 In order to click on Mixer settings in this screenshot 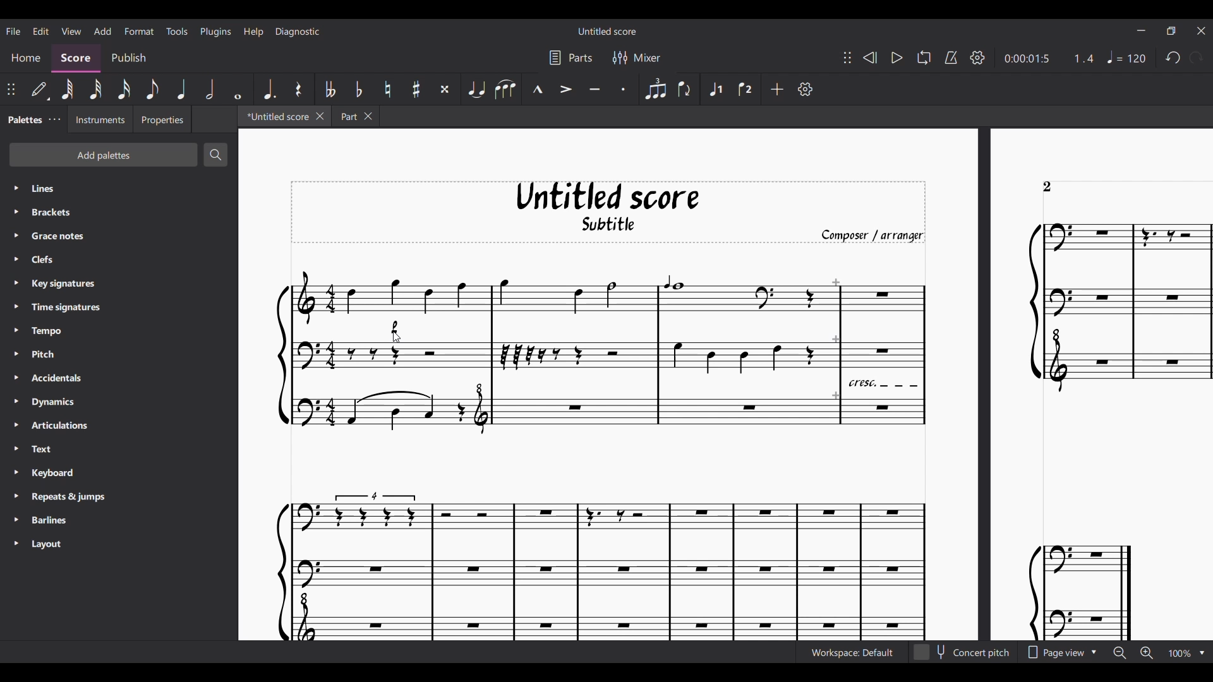, I will do `click(637, 57)`.